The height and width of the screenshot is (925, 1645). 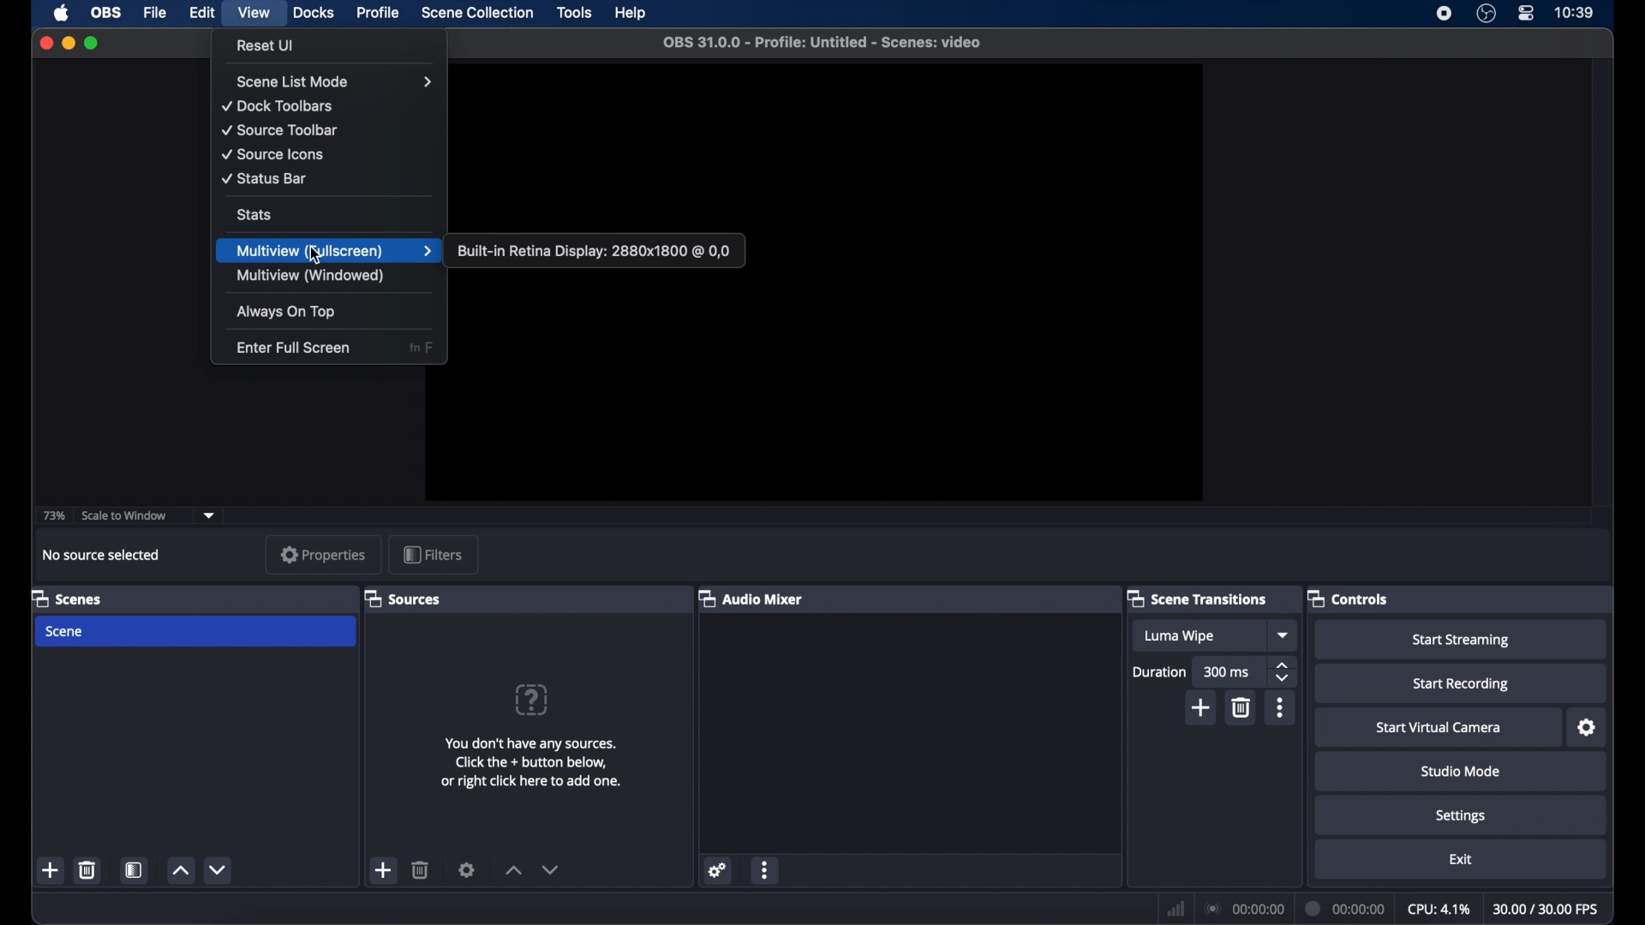 I want to click on decrement, so click(x=556, y=870).